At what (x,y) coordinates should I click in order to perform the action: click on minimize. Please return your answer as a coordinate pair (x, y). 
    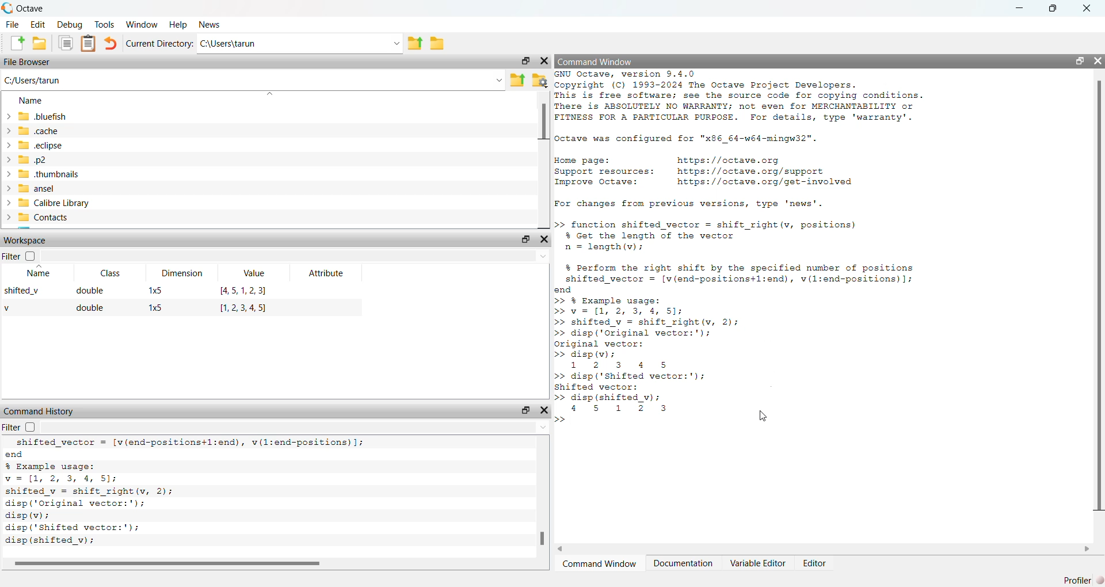
    Looking at the image, I should click on (1020, 7).